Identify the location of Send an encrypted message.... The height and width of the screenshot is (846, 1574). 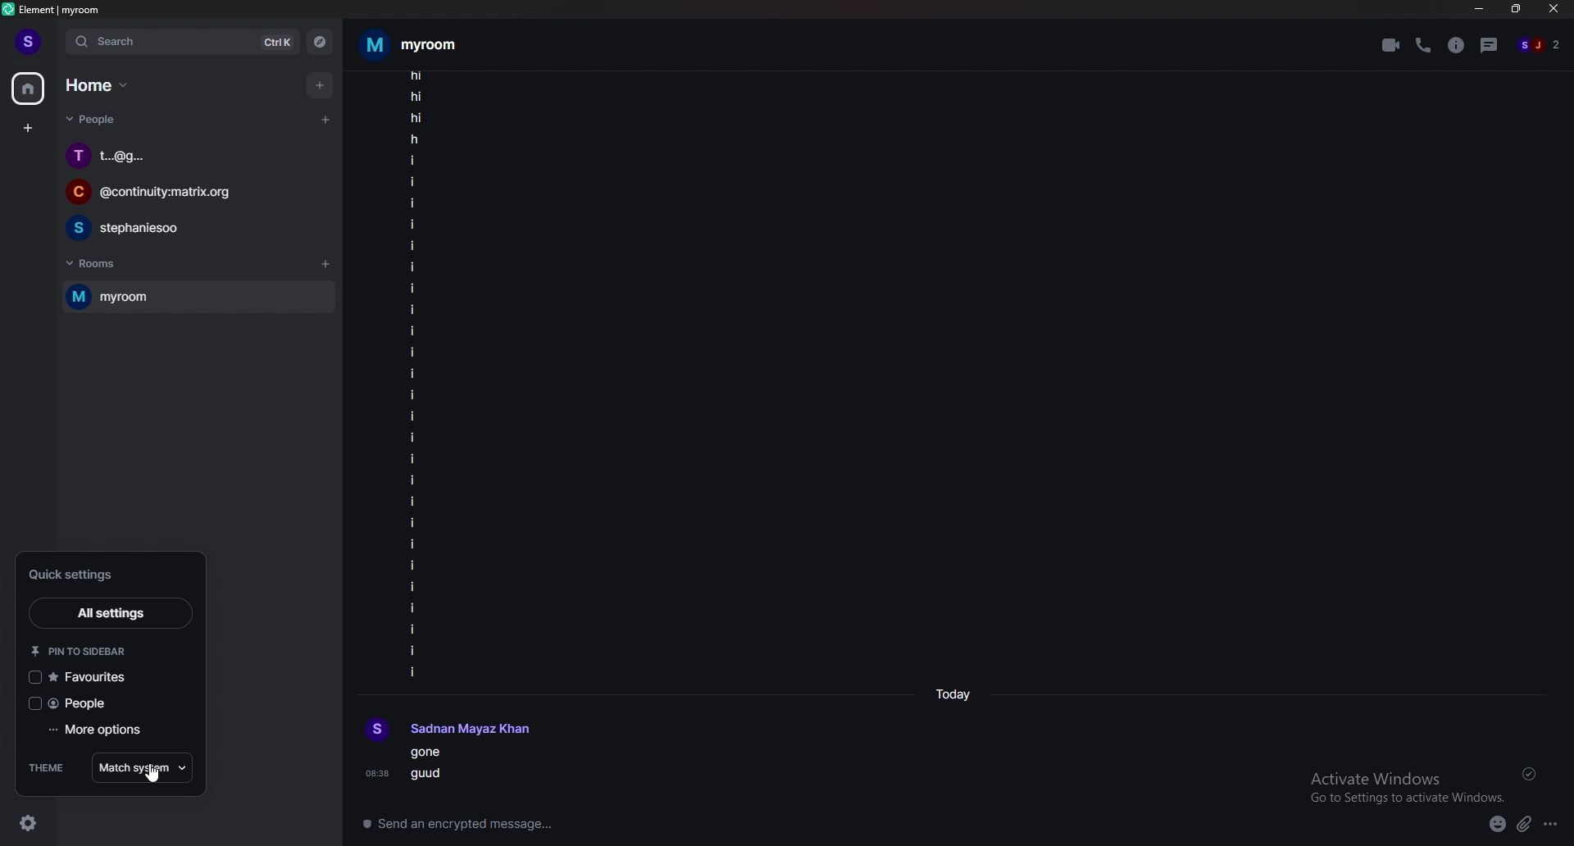
(470, 826).